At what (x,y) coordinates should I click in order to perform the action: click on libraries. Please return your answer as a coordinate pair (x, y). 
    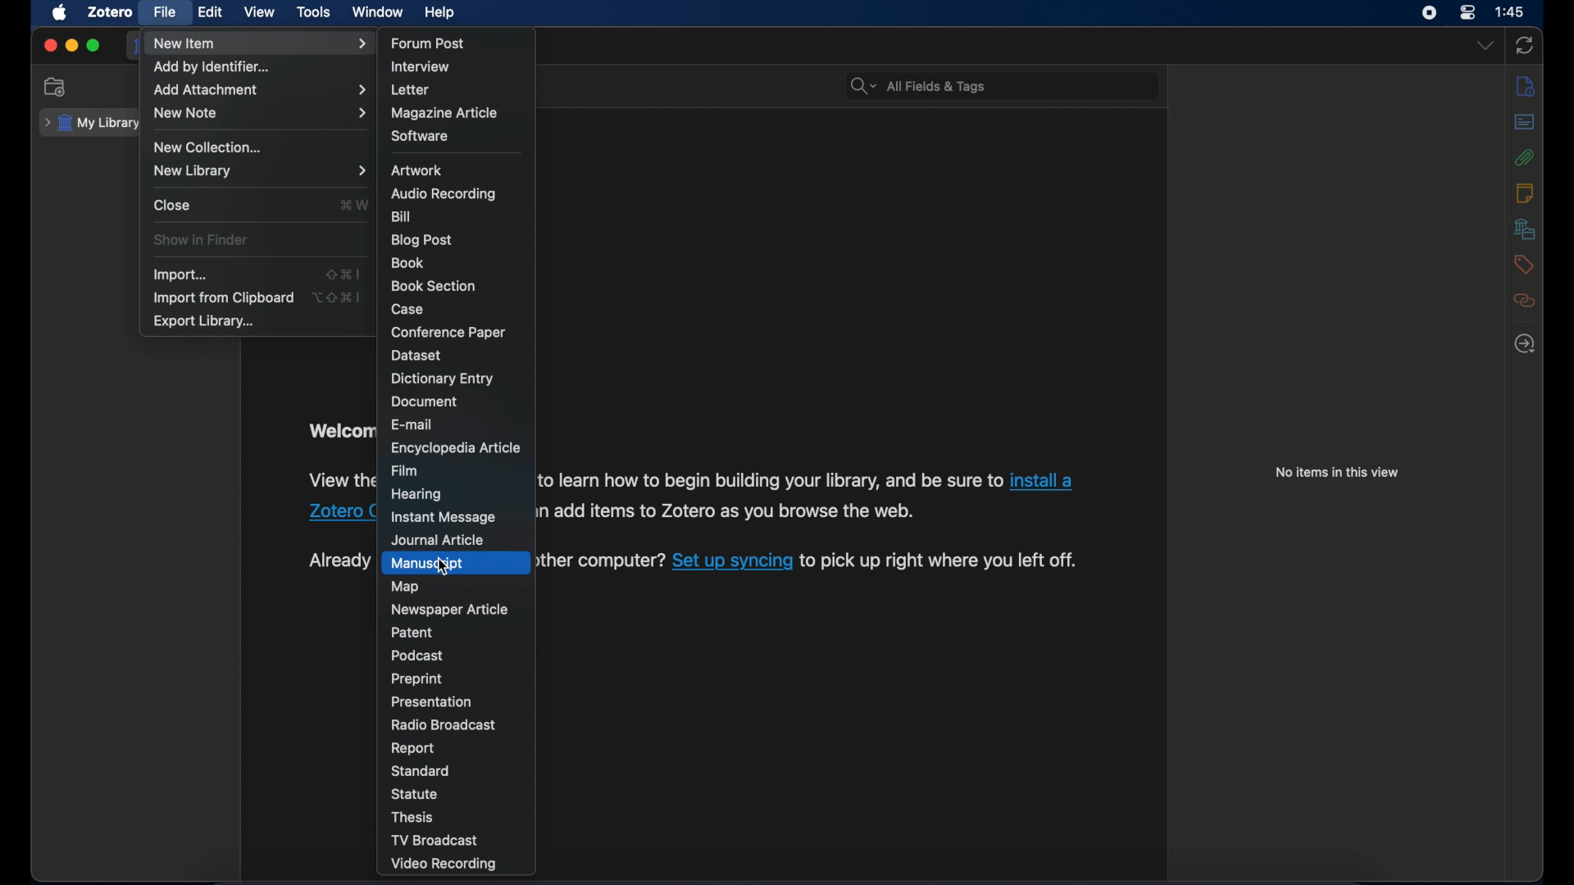
    Looking at the image, I should click on (1525, 229).